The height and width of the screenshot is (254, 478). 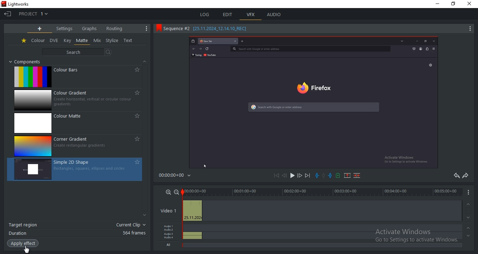 I want to click on matte, so click(x=82, y=41).